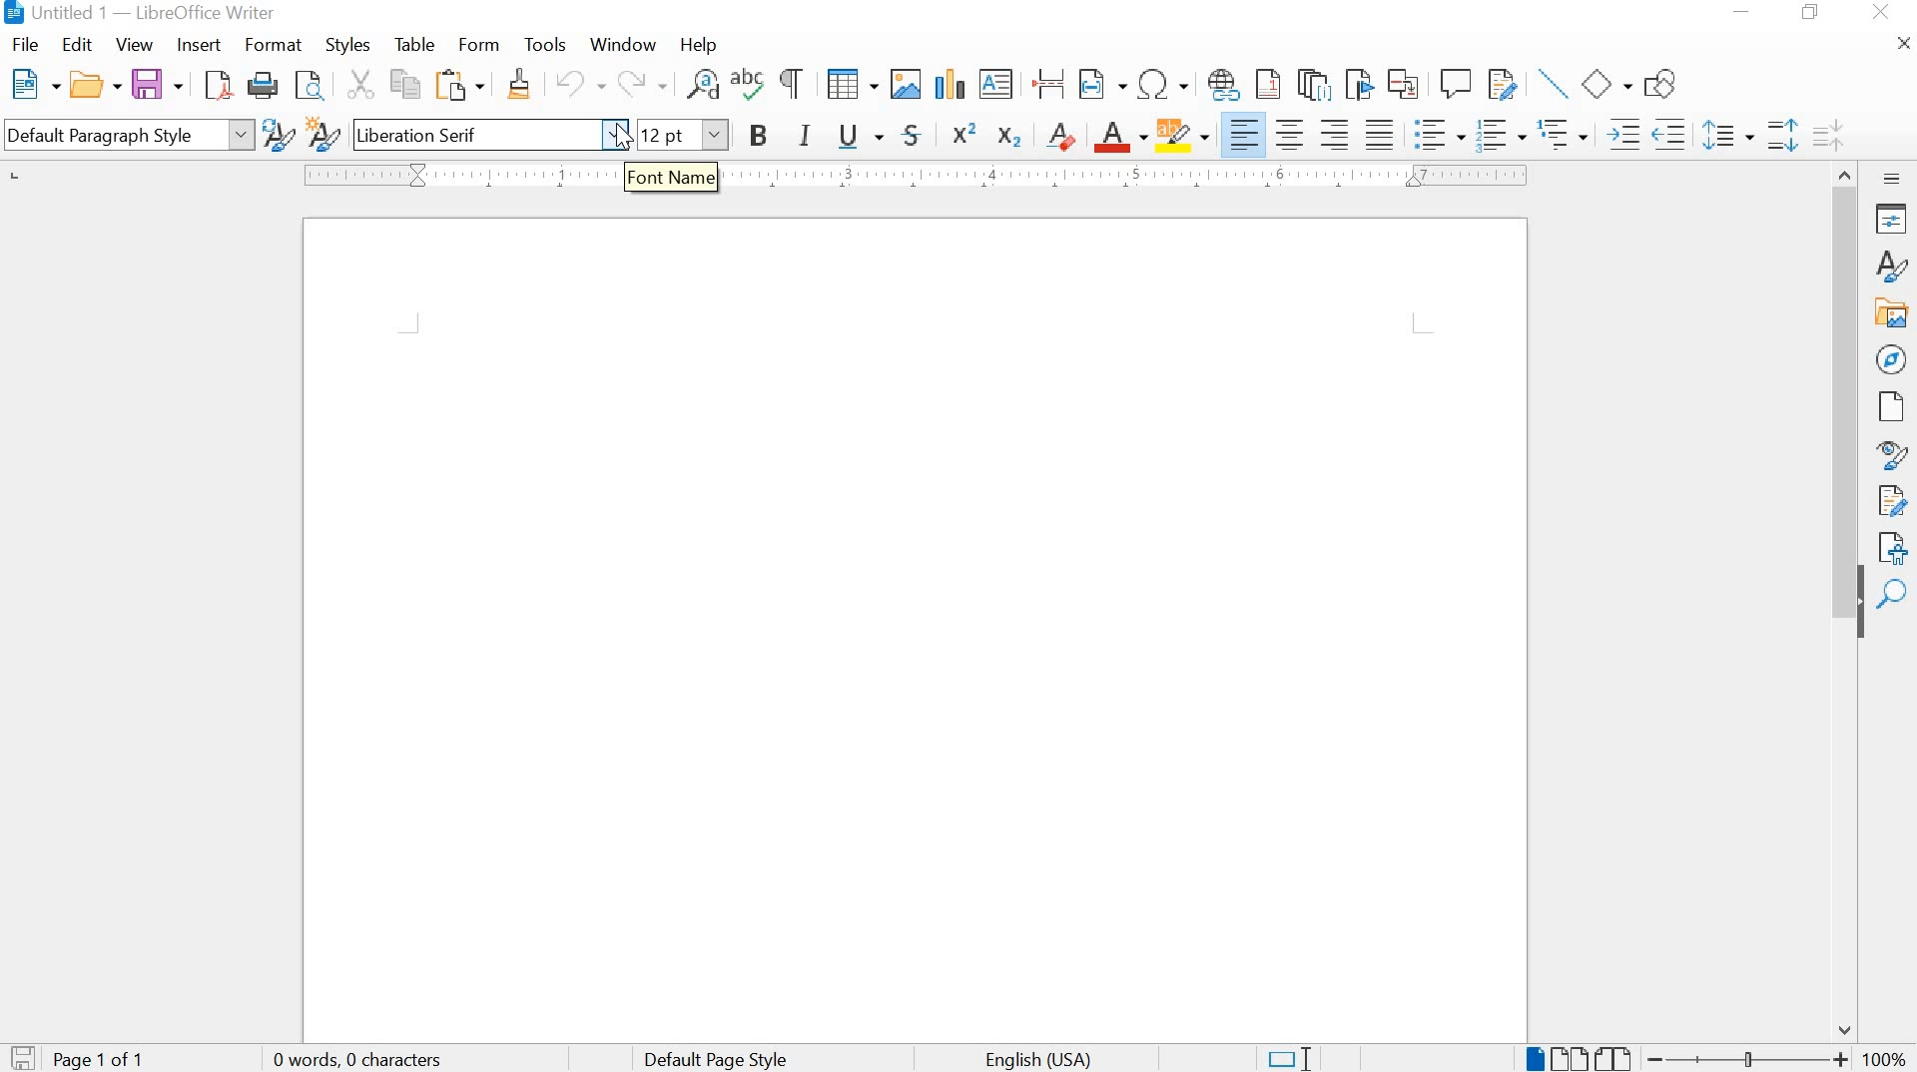  What do you see at coordinates (1745, 15) in the screenshot?
I see `MINIMIZE` at bounding box center [1745, 15].